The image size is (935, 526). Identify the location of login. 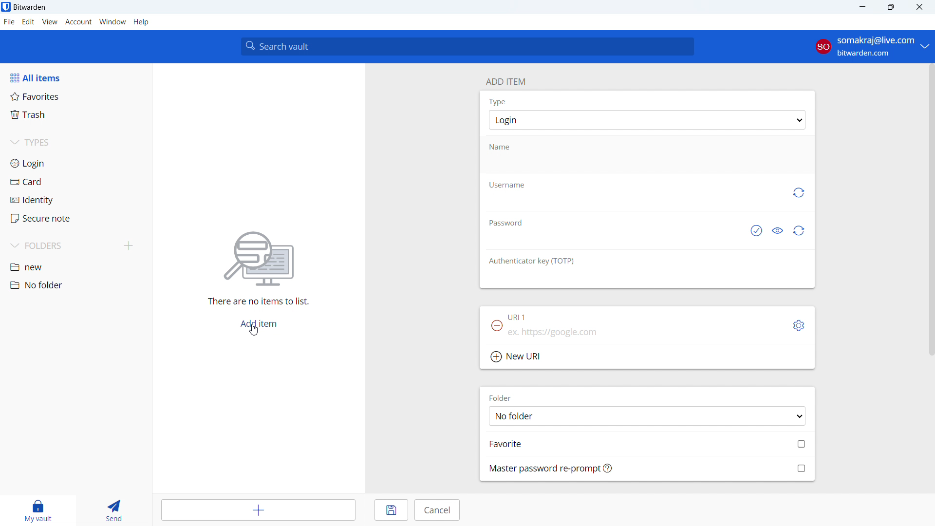
(75, 163).